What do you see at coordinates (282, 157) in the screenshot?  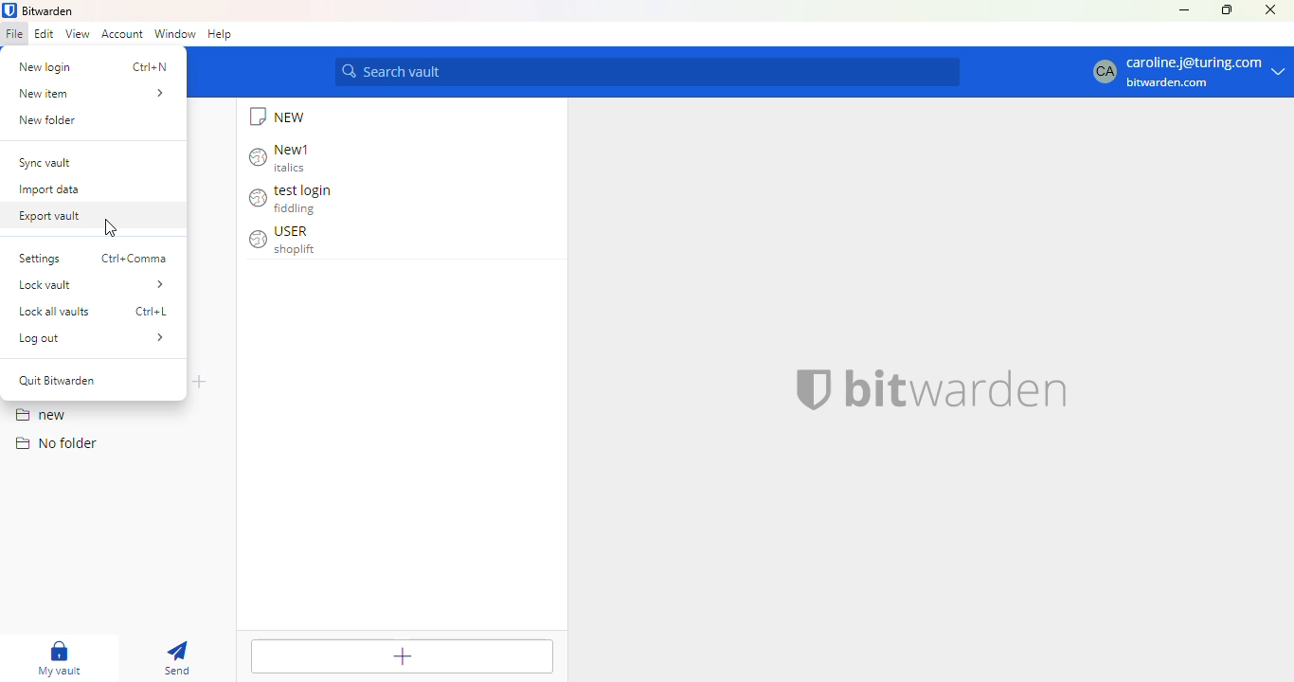 I see `New1    italics` at bounding box center [282, 157].